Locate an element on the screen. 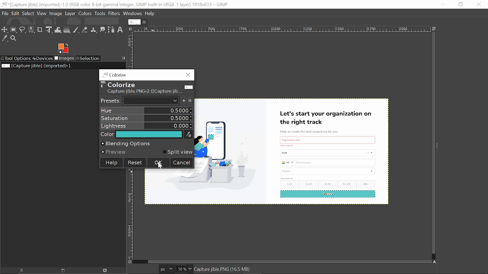  Path tool is located at coordinates (111, 30).